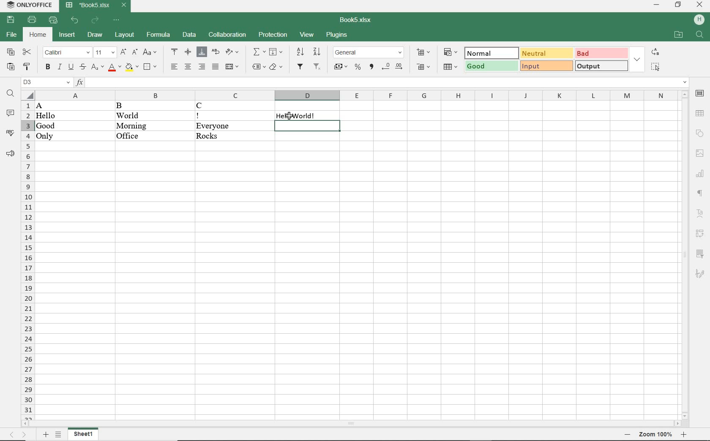  I want to click on OUTPUT, so click(601, 65).